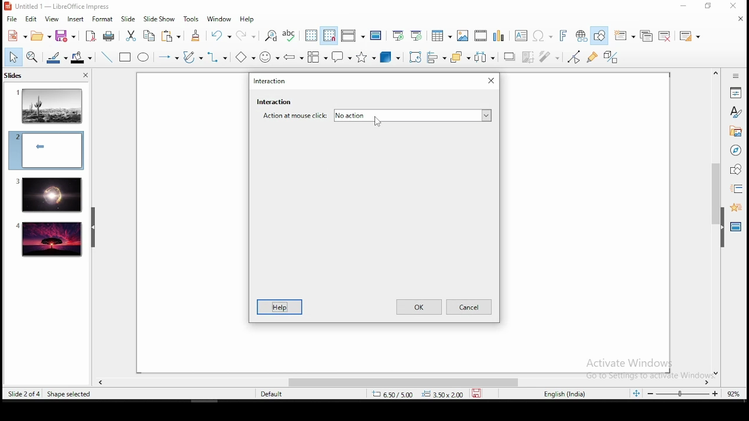  I want to click on charts, so click(499, 36).